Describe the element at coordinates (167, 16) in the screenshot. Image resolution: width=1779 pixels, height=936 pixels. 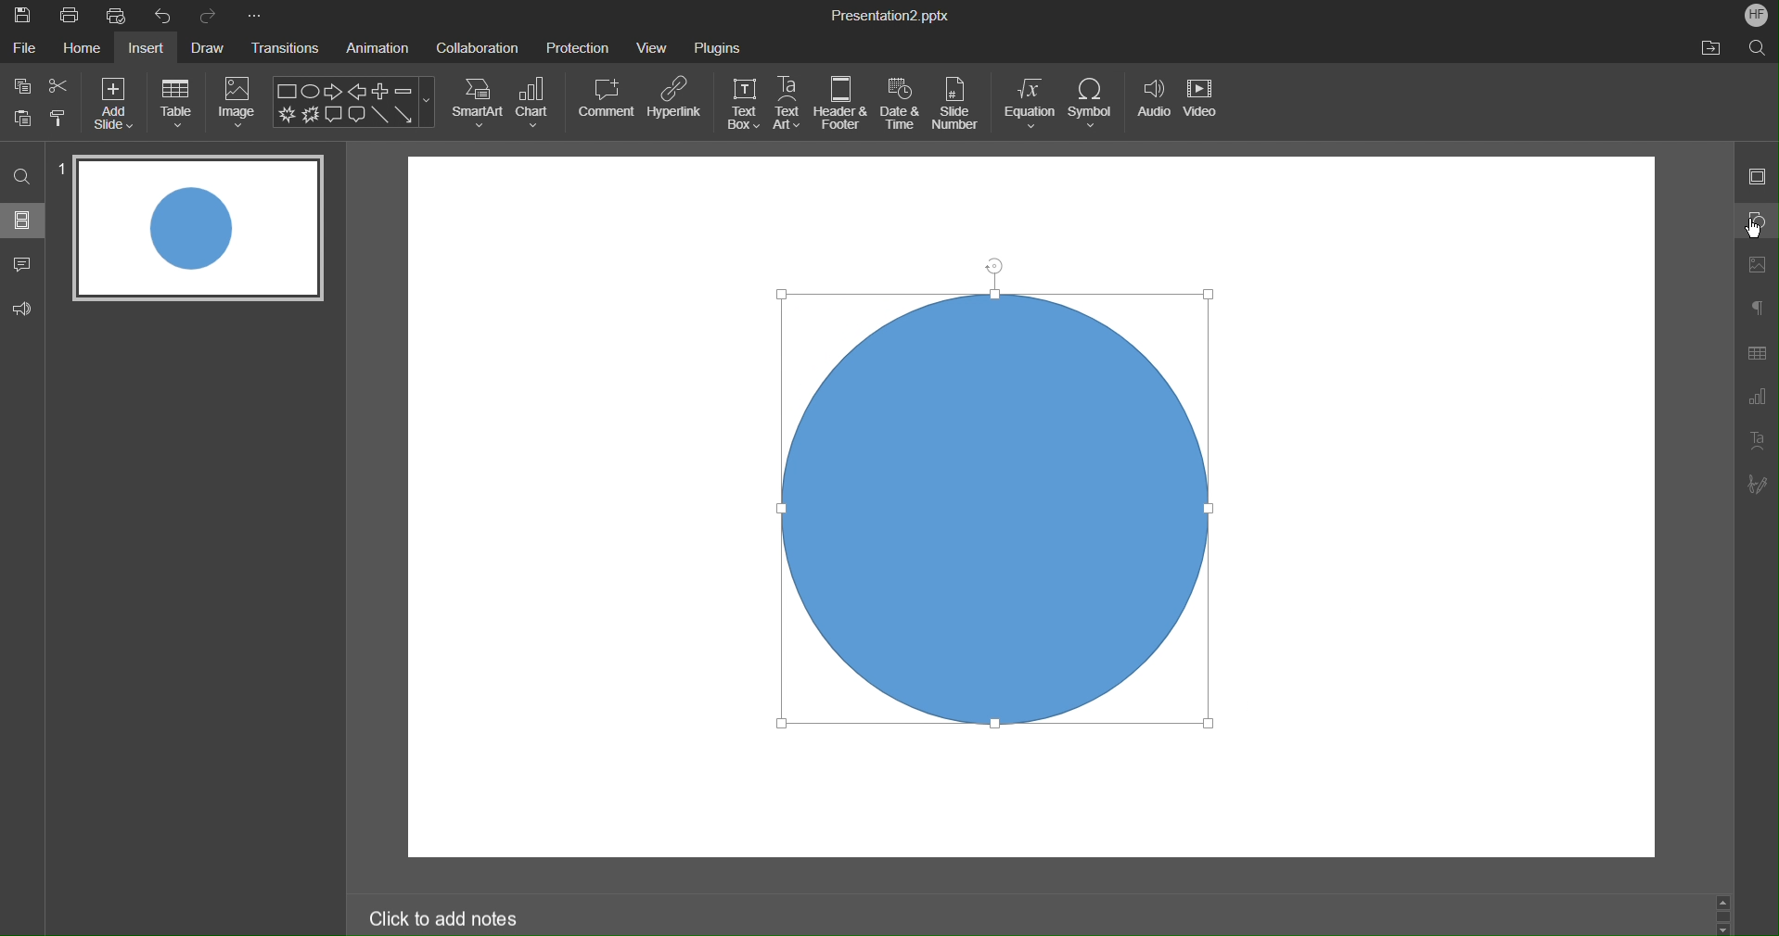
I see `Undo` at that location.